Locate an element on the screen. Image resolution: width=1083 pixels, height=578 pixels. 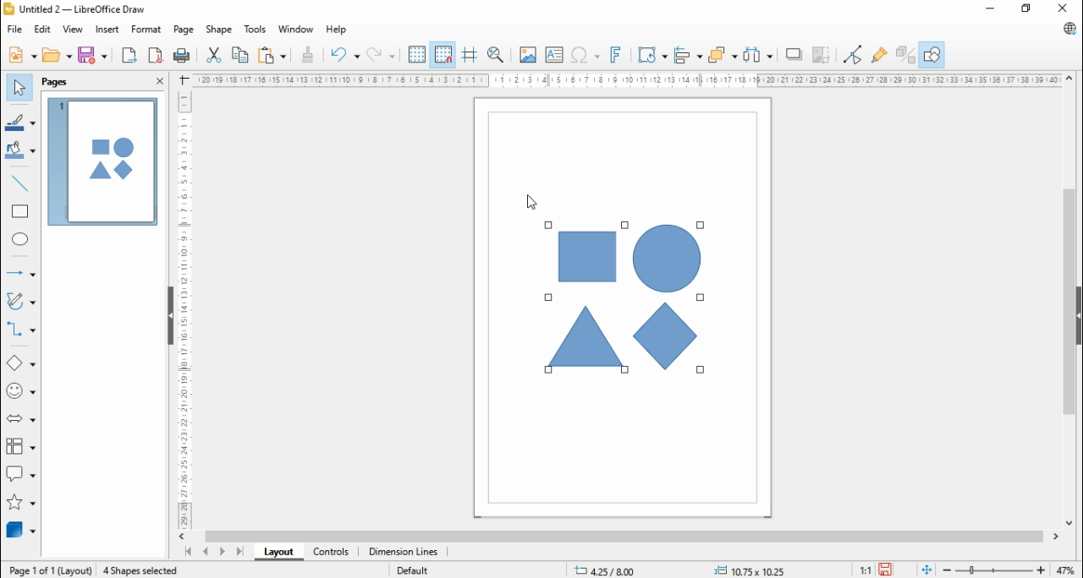
controls is located at coordinates (330, 553).